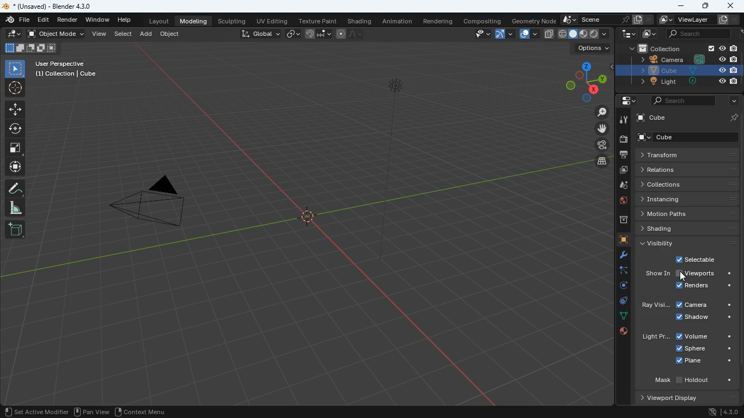 The width and height of the screenshot is (744, 418). What do you see at coordinates (621, 315) in the screenshot?
I see `connections` at bounding box center [621, 315].